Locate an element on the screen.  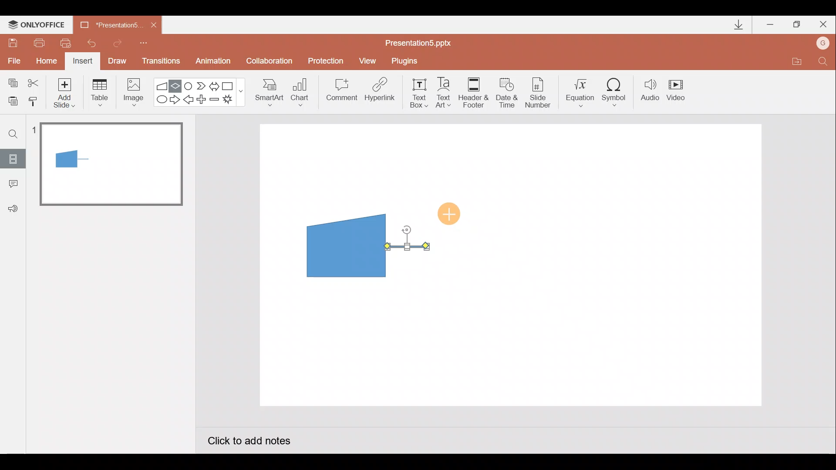
ONLYOFFICE is located at coordinates (38, 25).